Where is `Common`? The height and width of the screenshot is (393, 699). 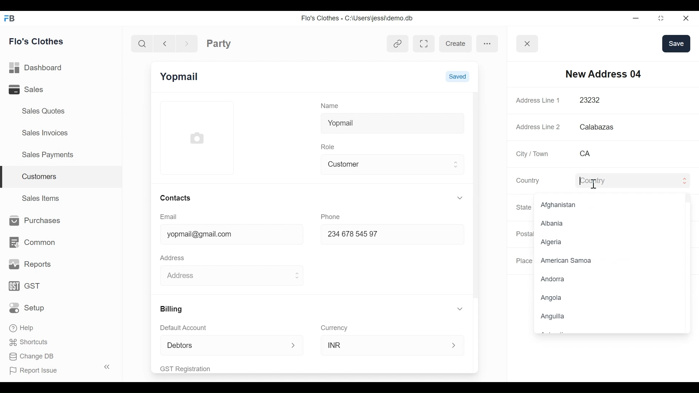 Common is located at coordinates (31, 242).